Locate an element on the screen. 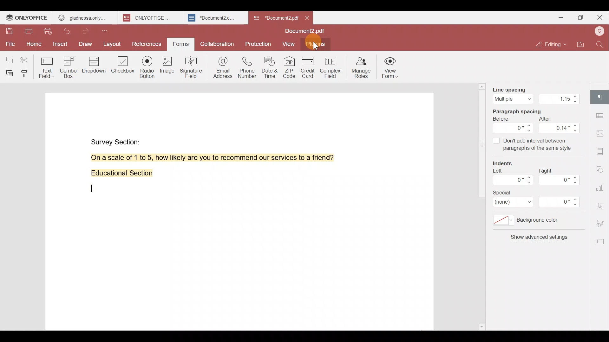  Collaboration is located at coordinates (216, 43).